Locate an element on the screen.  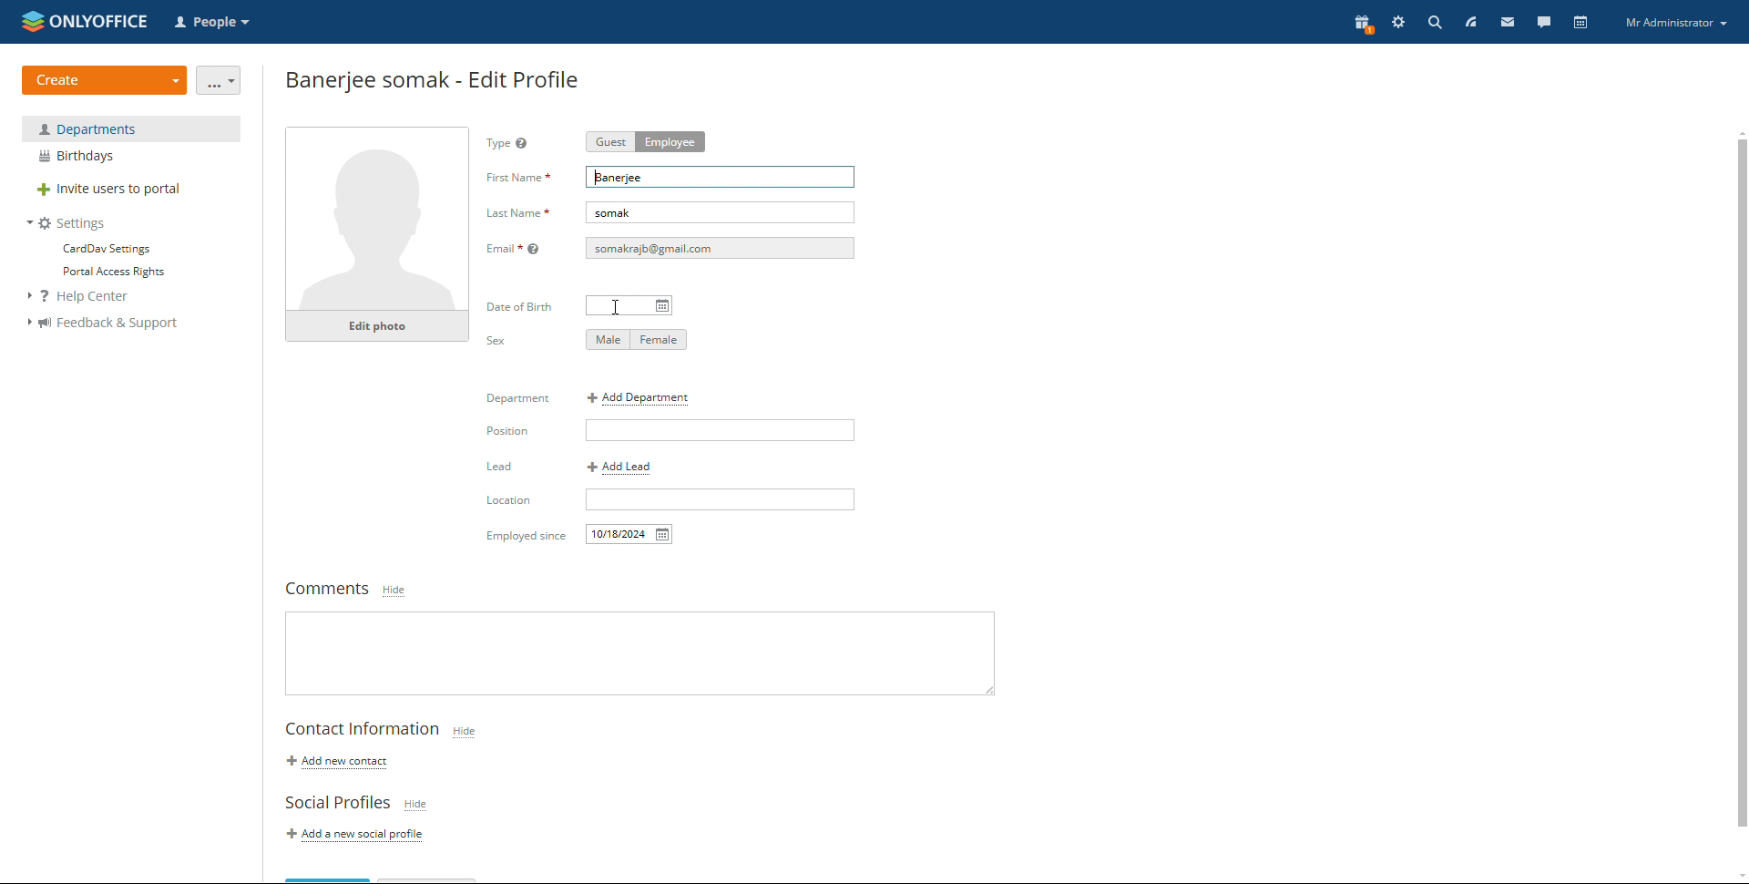
feedback and support is located at coordinates (102, 324).